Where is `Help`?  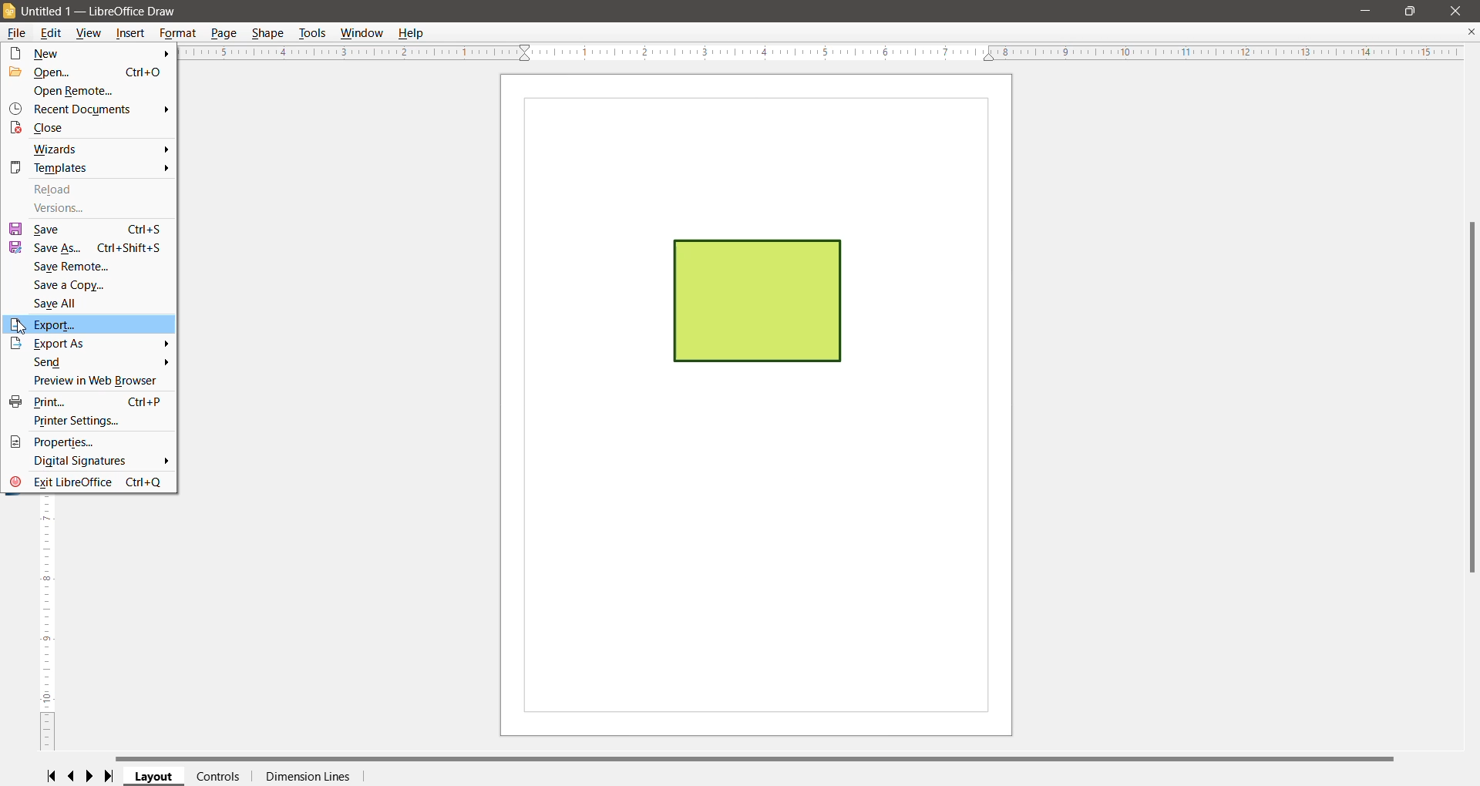 Help is located at coordinates (414, 33).